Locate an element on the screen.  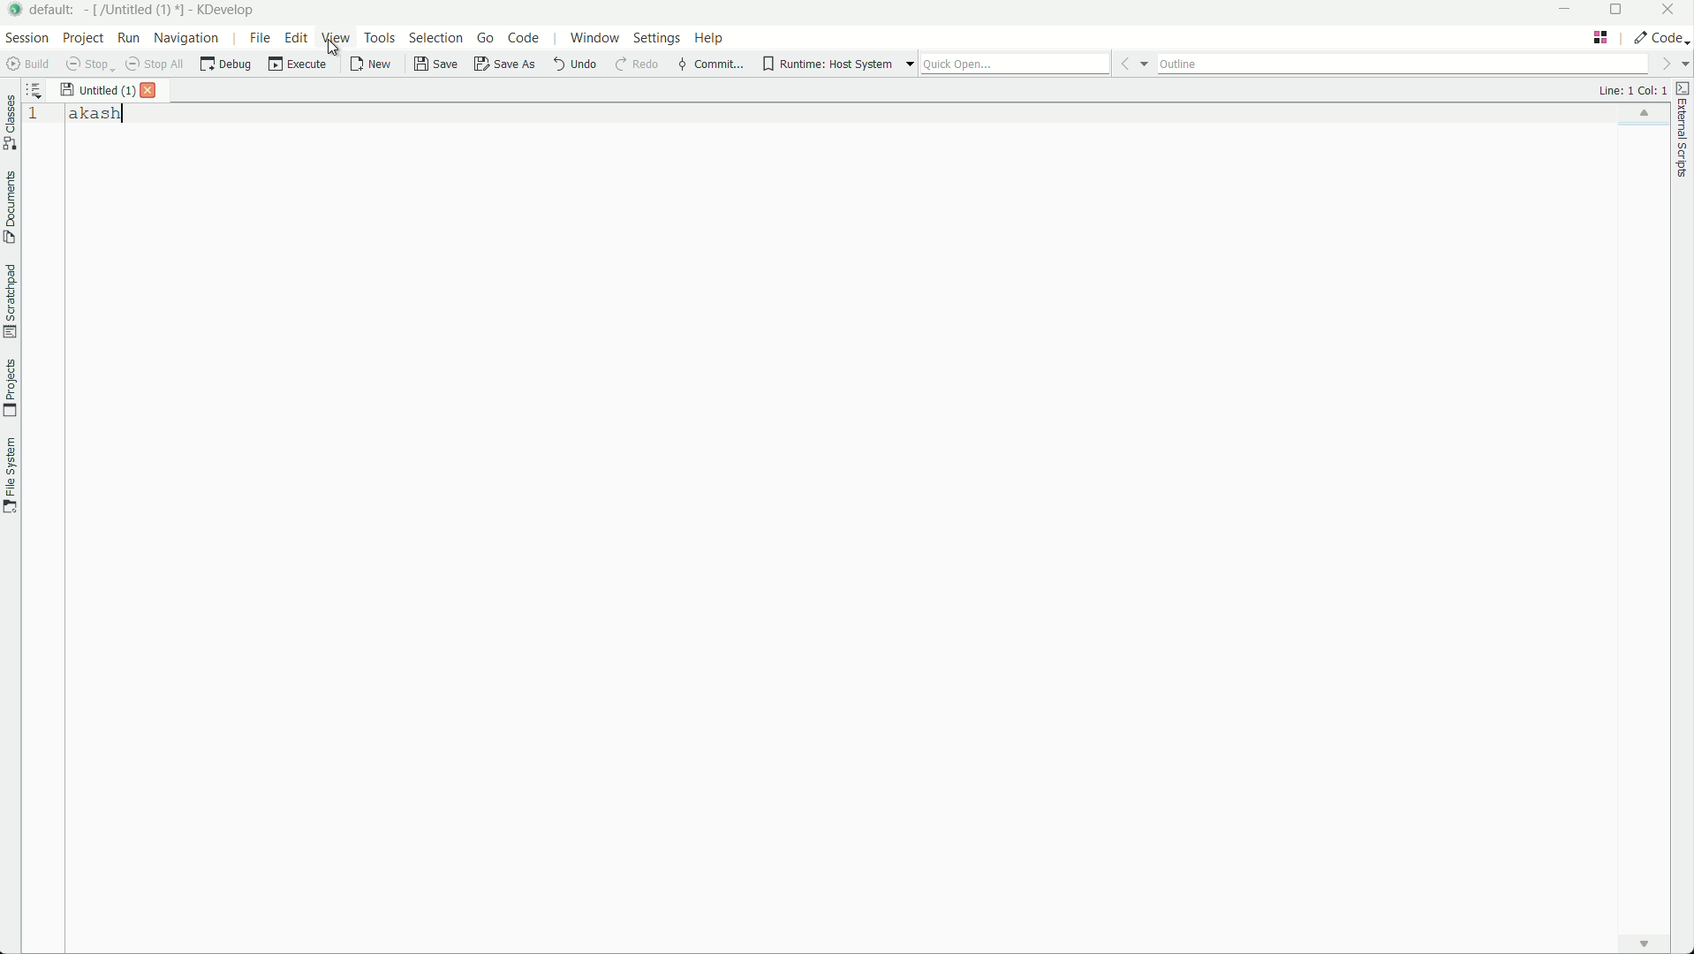
projects is located at coordinates (11, 390).